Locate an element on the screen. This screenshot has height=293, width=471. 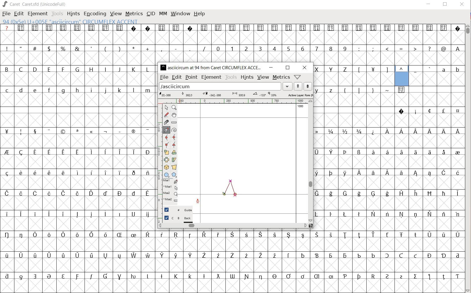
guide is located at coordinates (178, 210).